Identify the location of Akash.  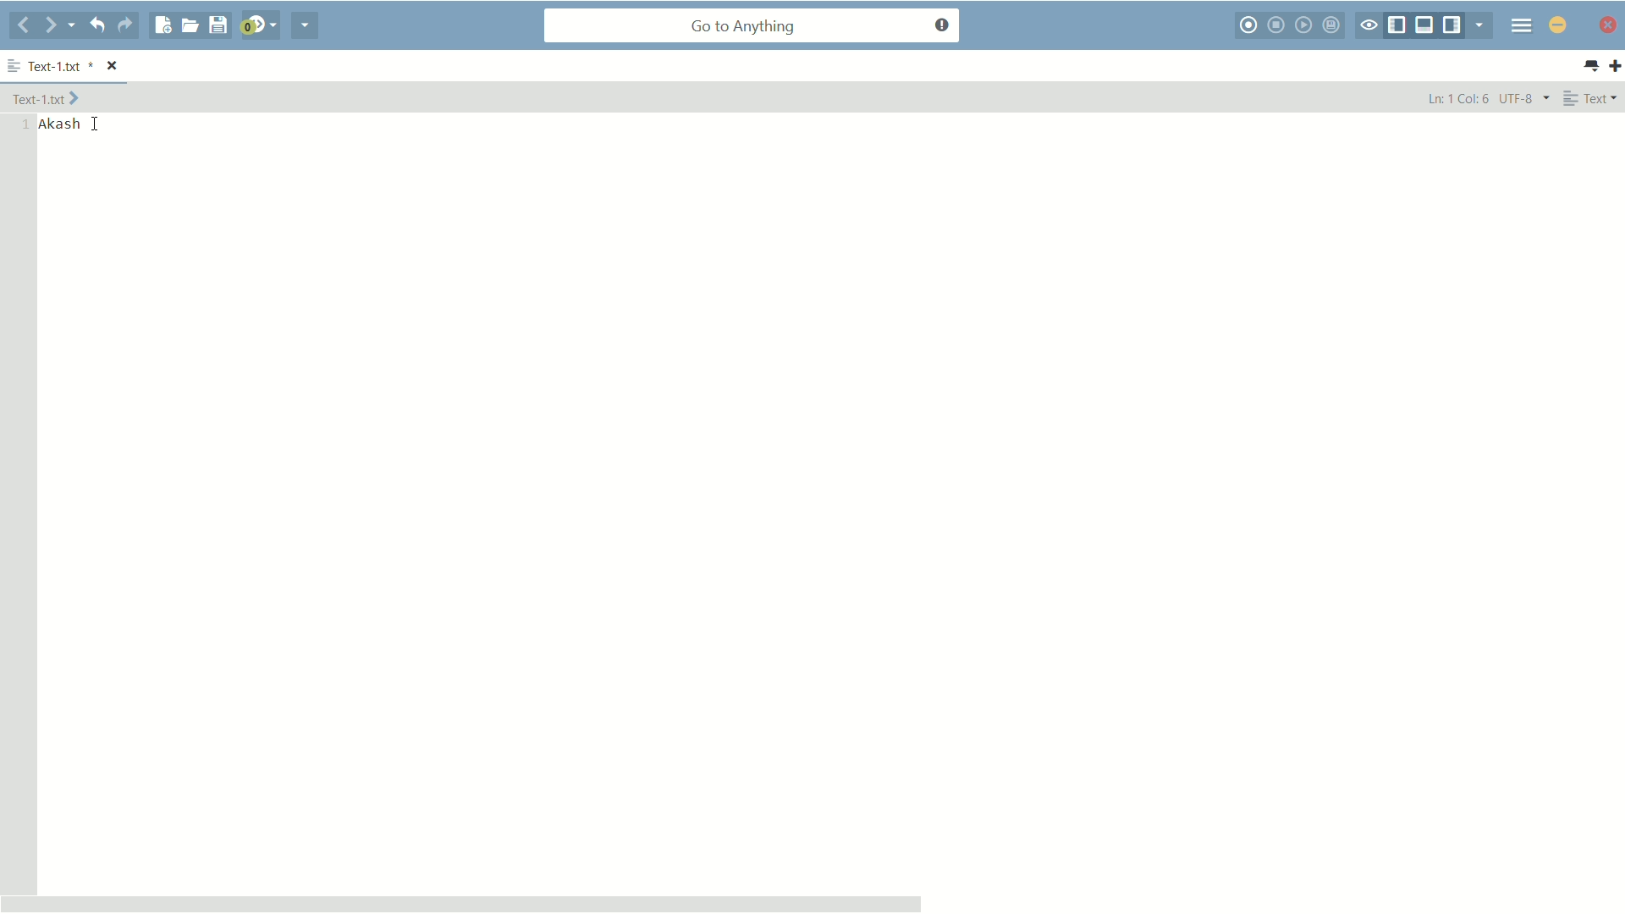
(60, 124).